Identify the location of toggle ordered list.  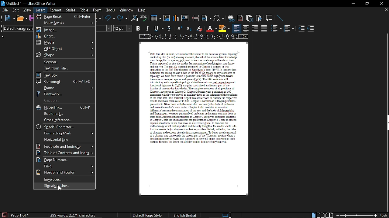
(290, 28).